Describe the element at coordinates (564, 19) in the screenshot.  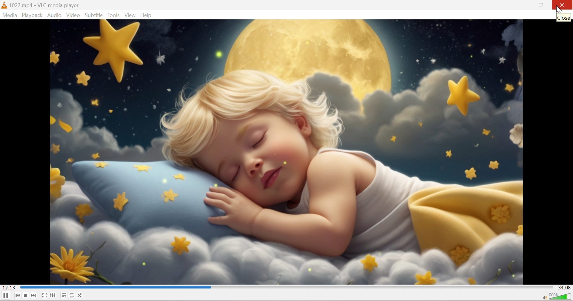
I see `Close` at that location.